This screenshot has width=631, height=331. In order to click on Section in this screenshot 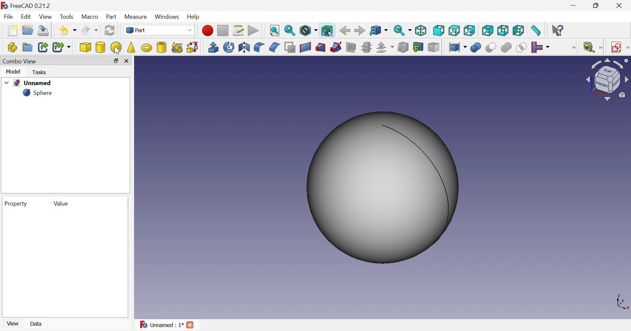, I will do `click(351, 47)`.